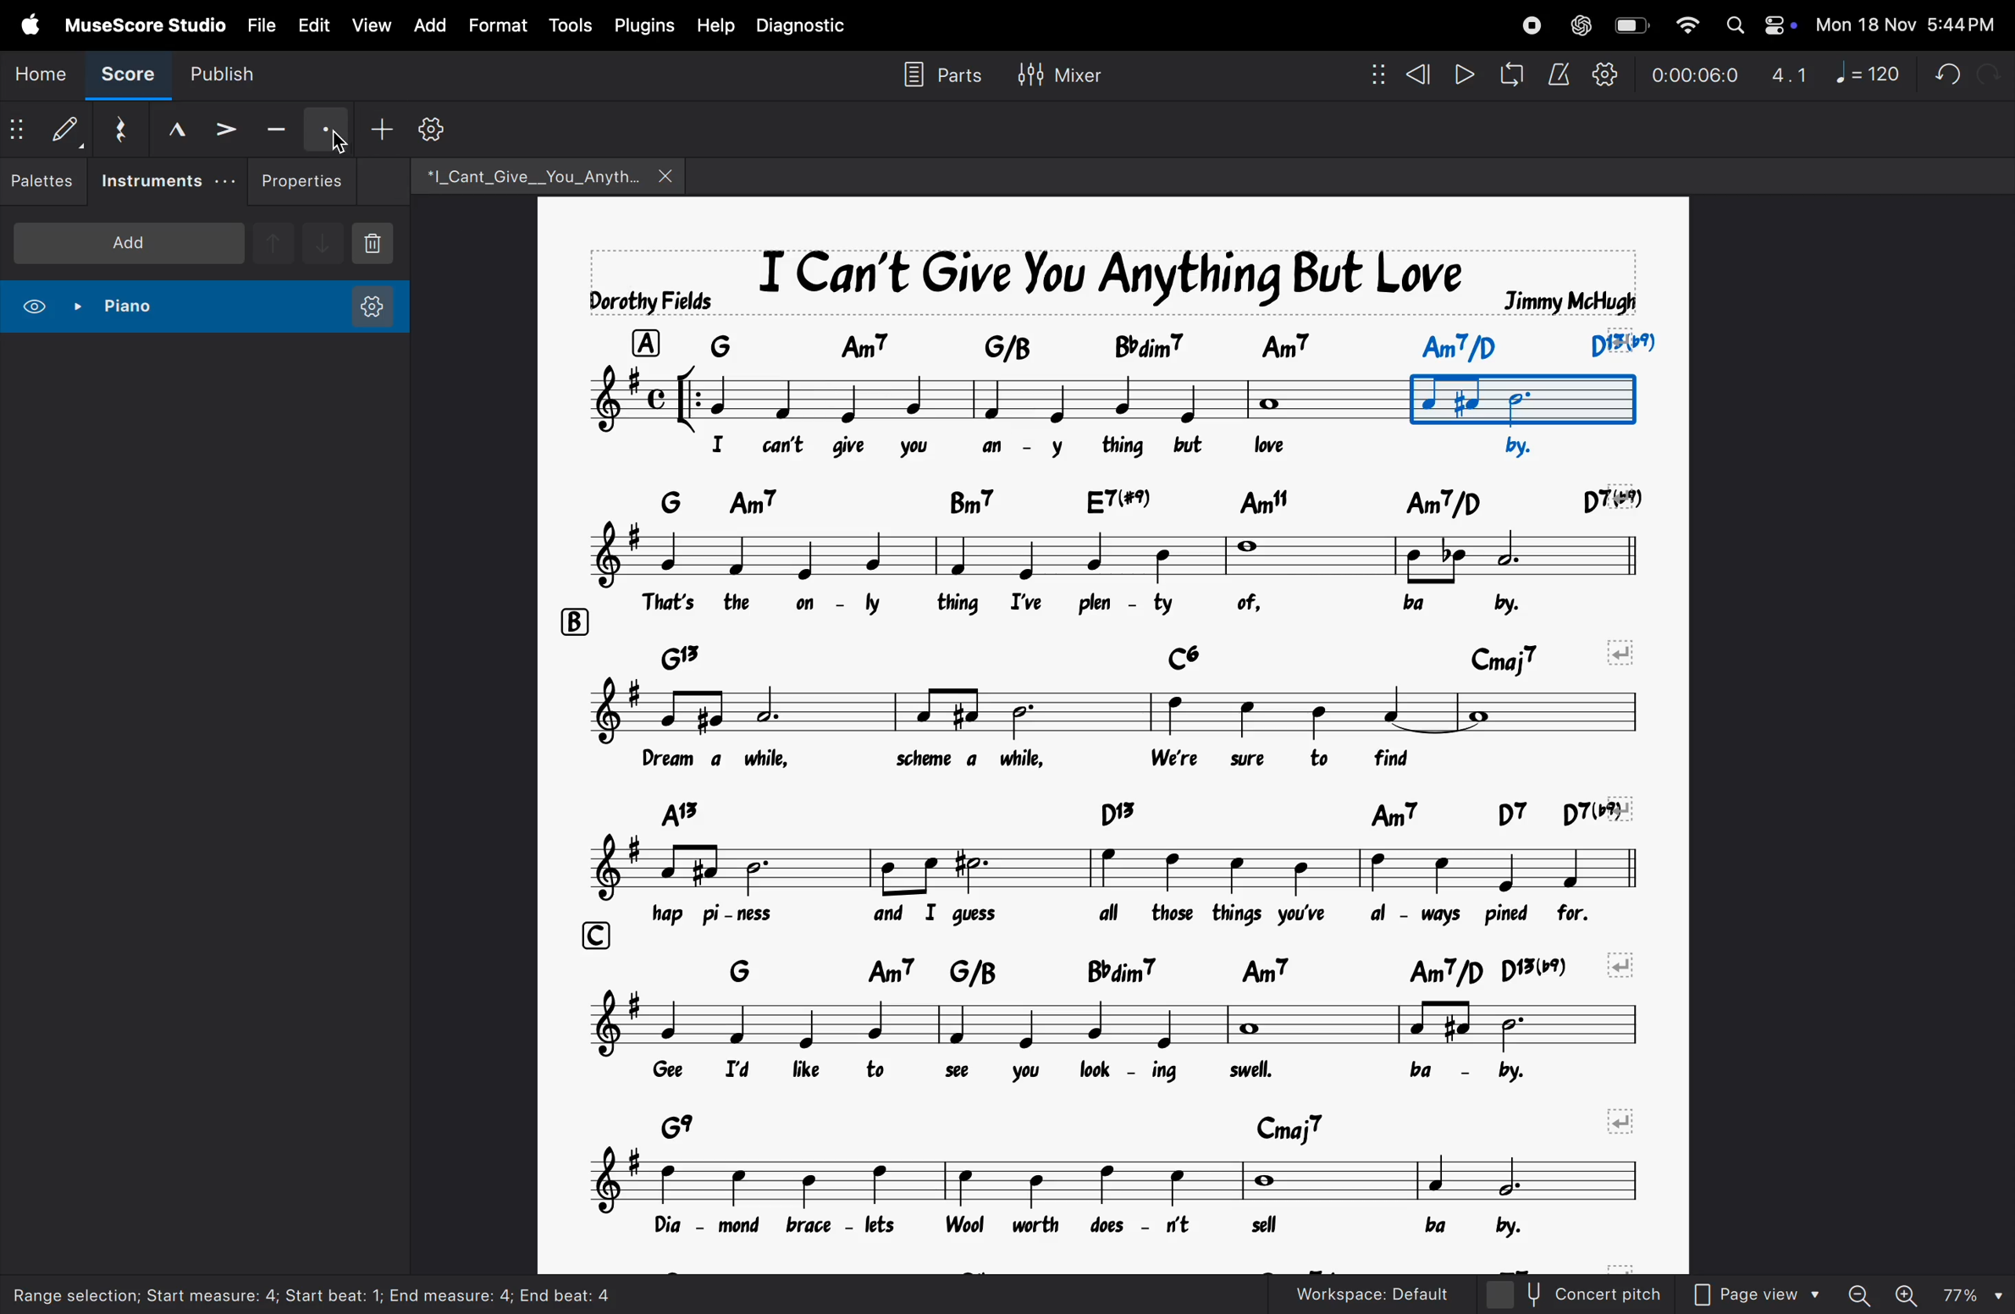  What do you see at coordinates (1606, 75) in the screenshot?
I see `playback settings` at bounding box center [1606, 75].